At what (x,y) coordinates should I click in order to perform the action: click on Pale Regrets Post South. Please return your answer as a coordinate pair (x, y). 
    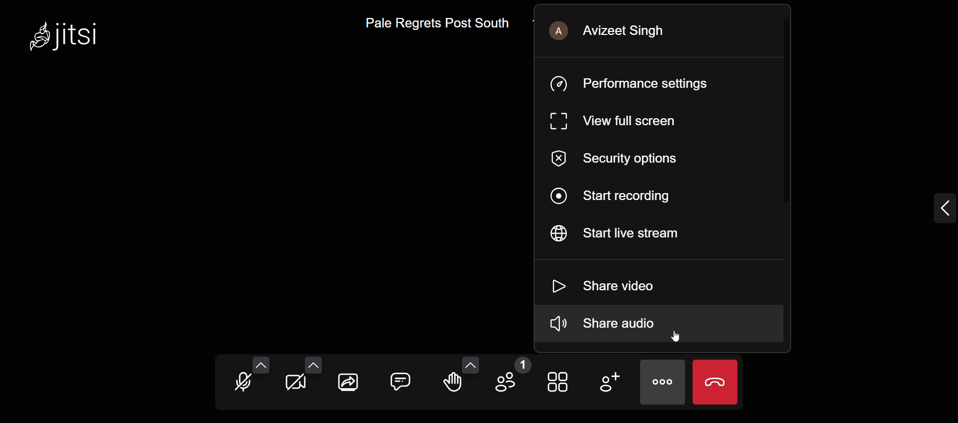
    Looking at the image, I should click on (435, 23).